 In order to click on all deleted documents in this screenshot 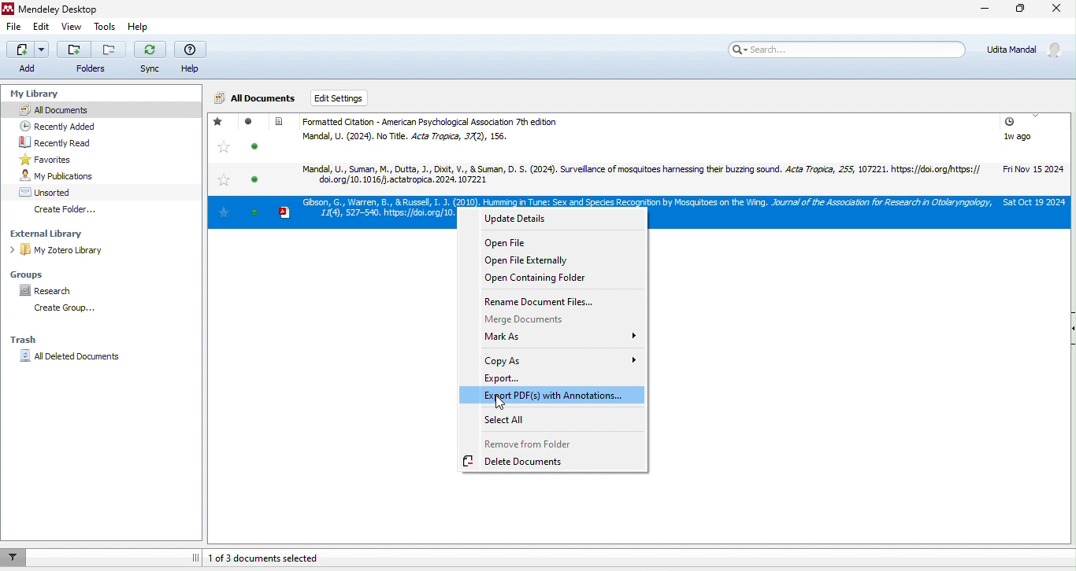, I will do `click(70, 359)`.